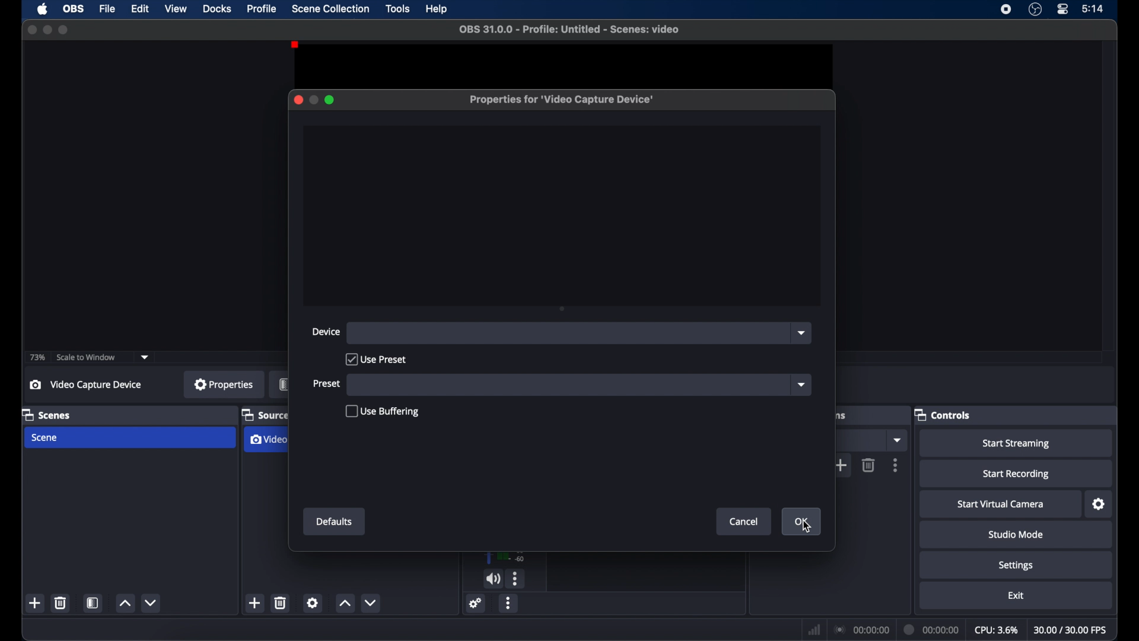 The height and width of the screenshot is (641, 1139). Describe the element at coordinates (382, 411) in the screenshot. I see `use buffering` at that location.